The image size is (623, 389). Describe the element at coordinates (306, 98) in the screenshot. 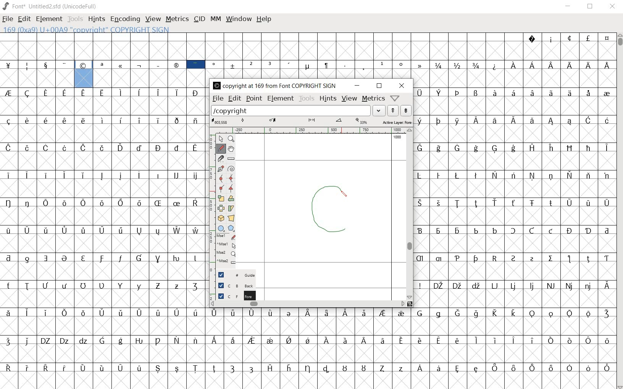

I see `tools` at that location.